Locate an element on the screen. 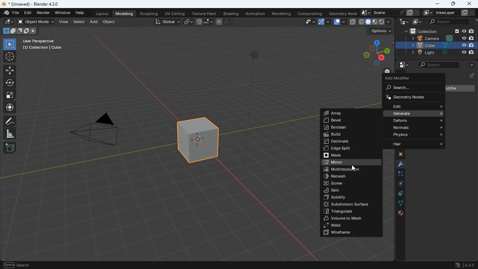 Image resolution: width=478 pixels, height=269 pixels. overlap is located at coordinates (338, 22).